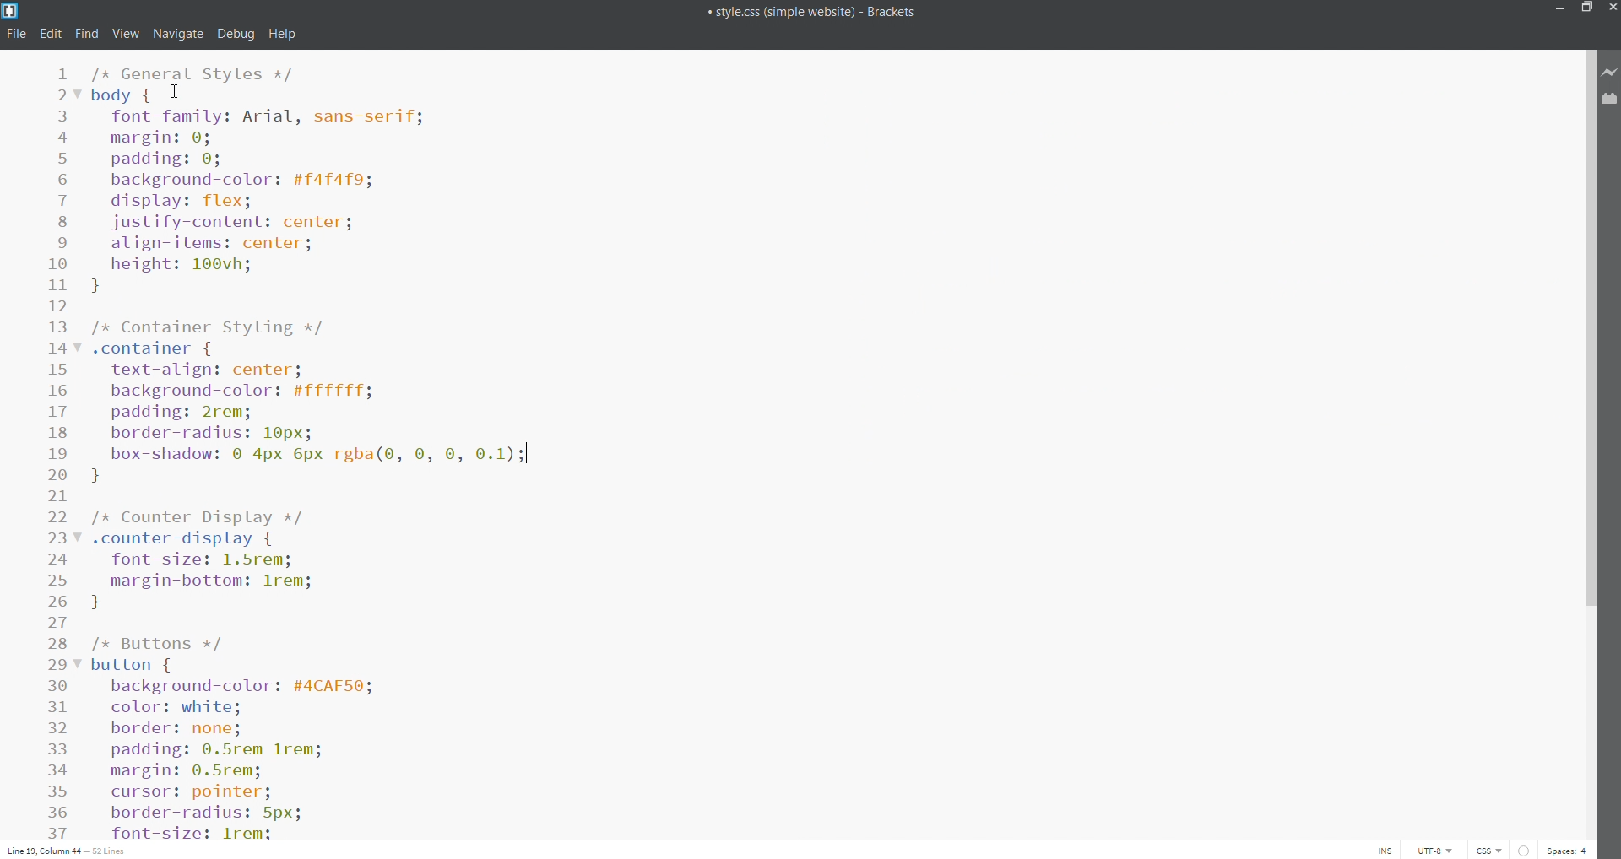 The height and width of the screenshot is (859, 1621). I want to click on line number, so click(62, 451).